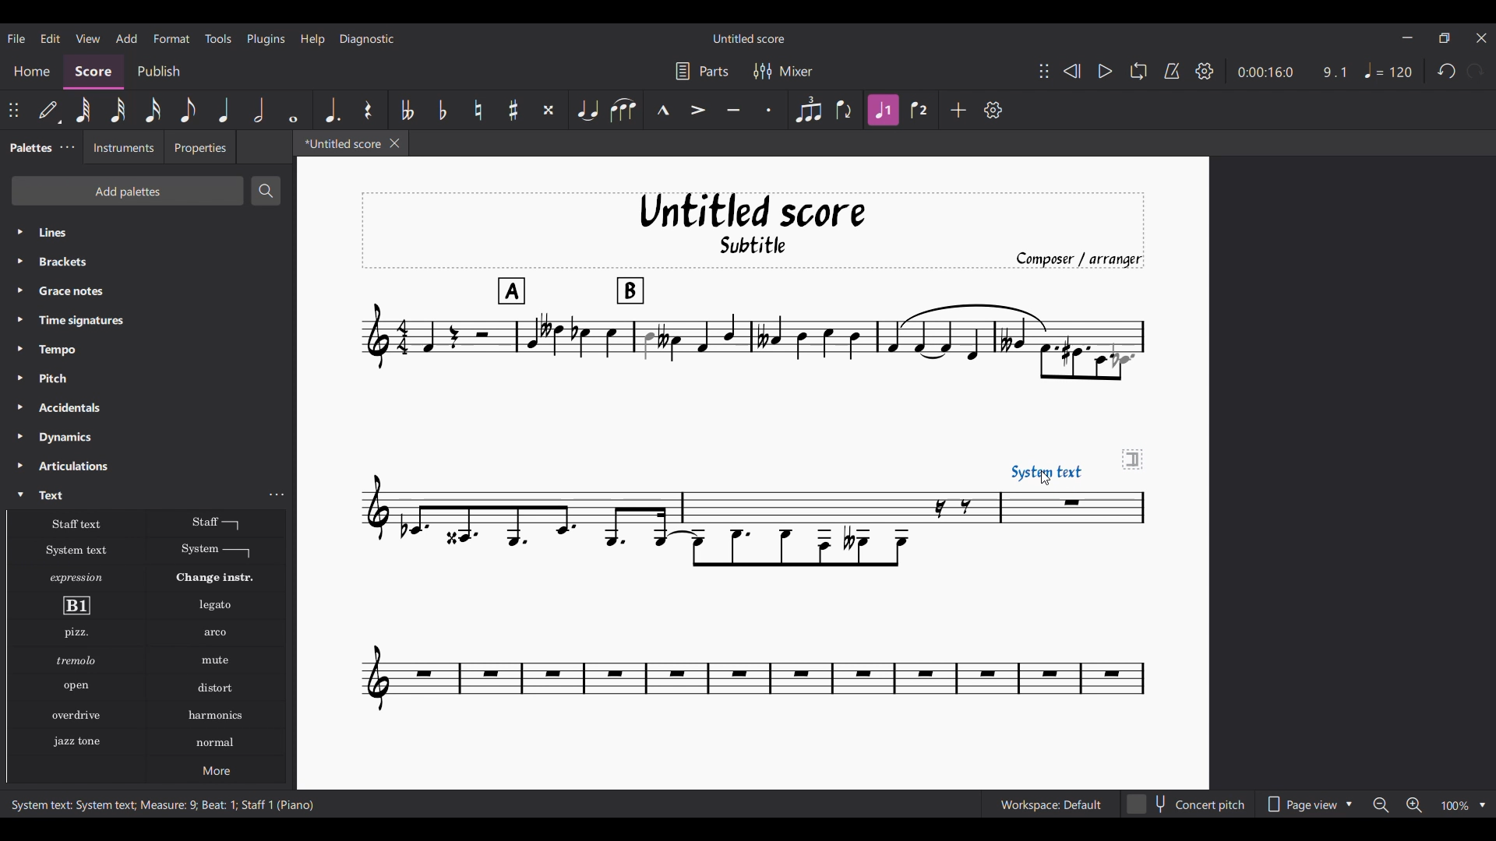 This screenshot has height=841, width=1496. I want to click on Workspace: Default, so click(1051, 804).